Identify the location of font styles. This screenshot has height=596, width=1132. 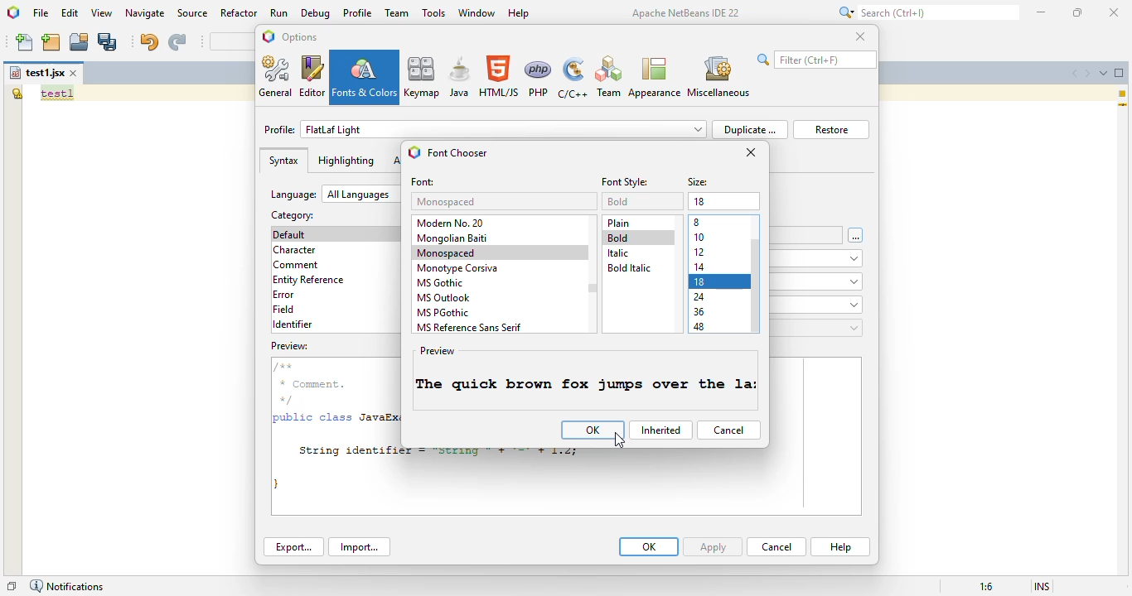
(626, 182).